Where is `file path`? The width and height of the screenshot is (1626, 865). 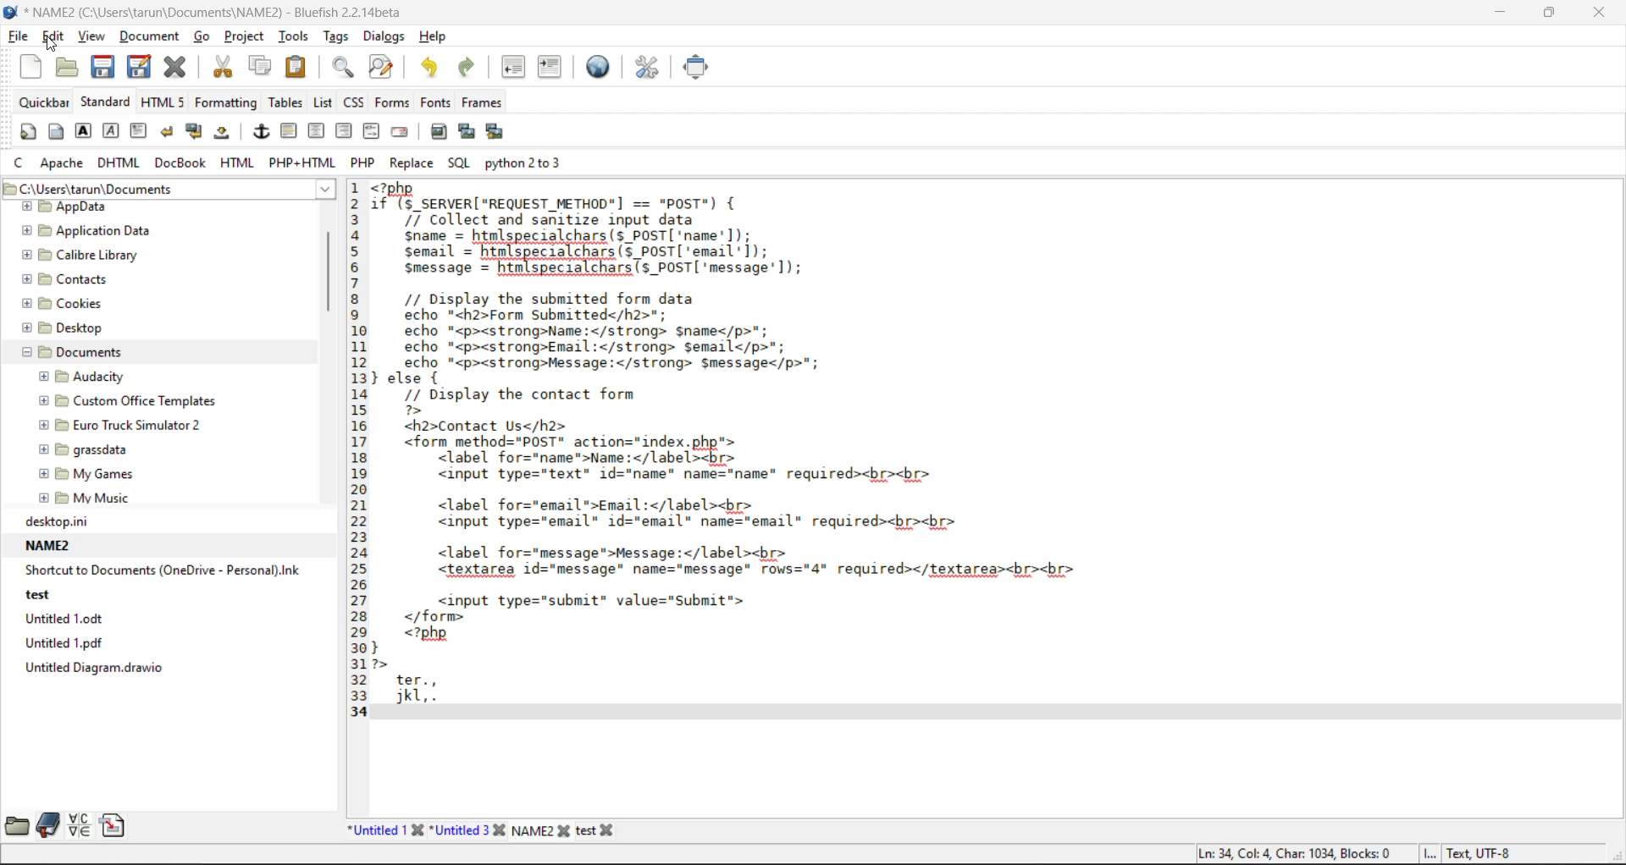 file path is located at coordinates (168, 186).